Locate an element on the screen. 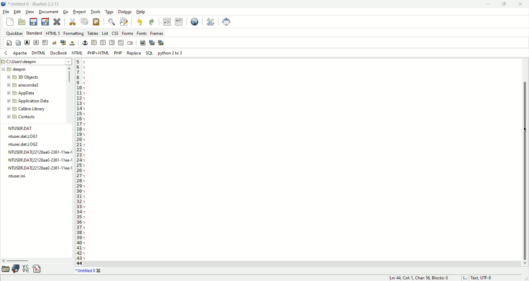 This screenshot has width=529, height=281. cut is located at coordinates (72, 22).